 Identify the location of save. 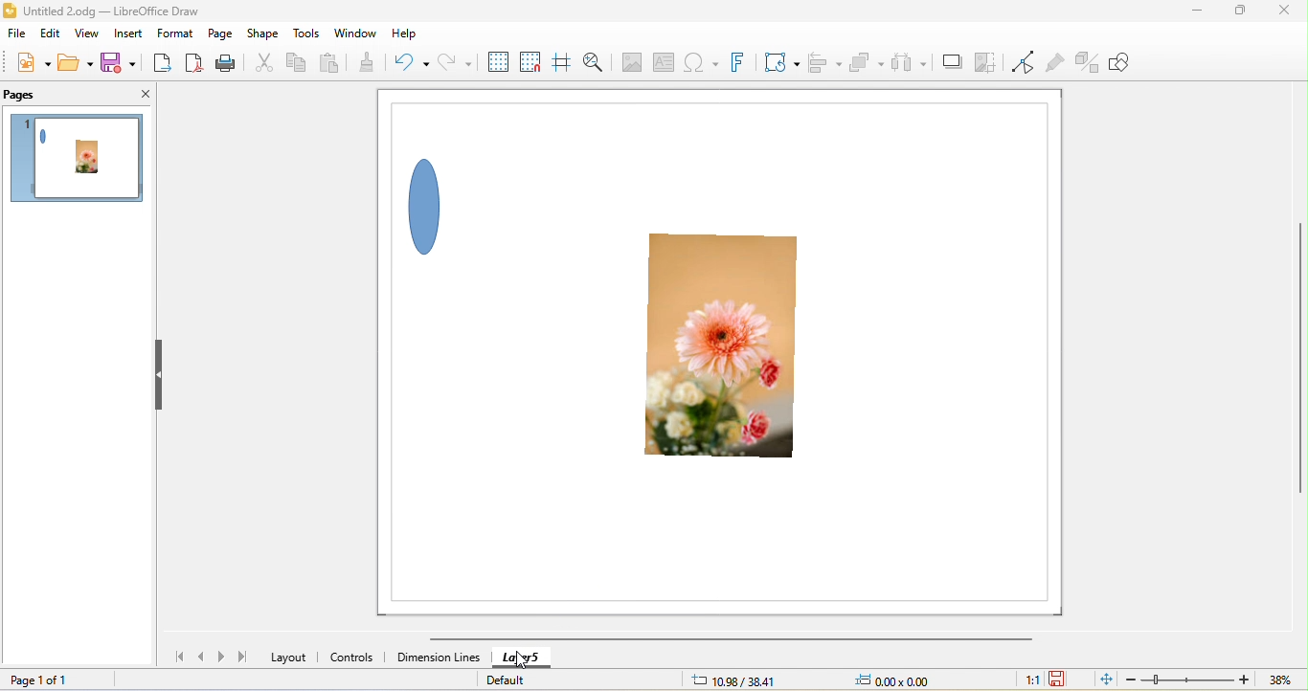
(116, 62).